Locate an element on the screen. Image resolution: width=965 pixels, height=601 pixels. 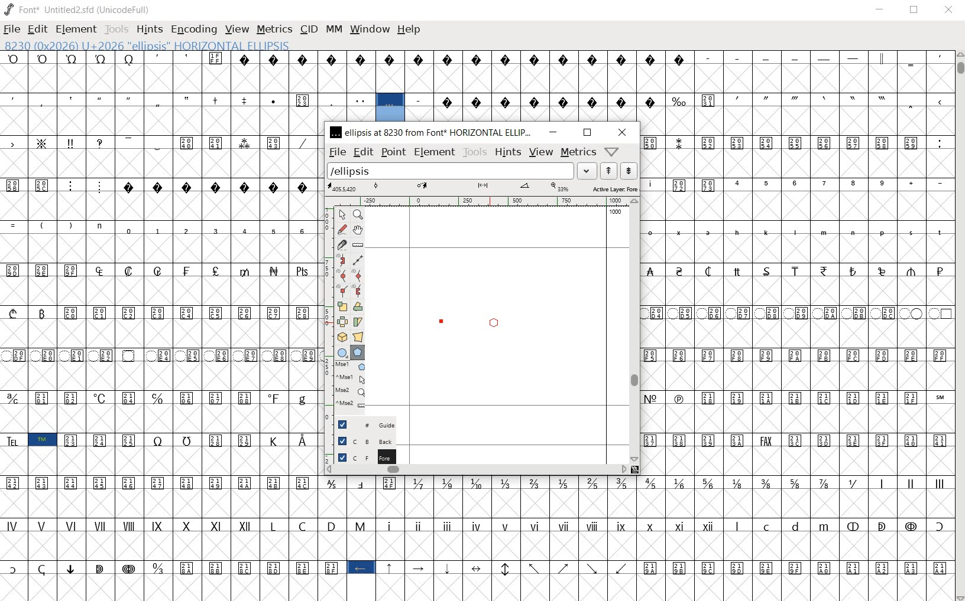
file is located at coordinates (336, 152).